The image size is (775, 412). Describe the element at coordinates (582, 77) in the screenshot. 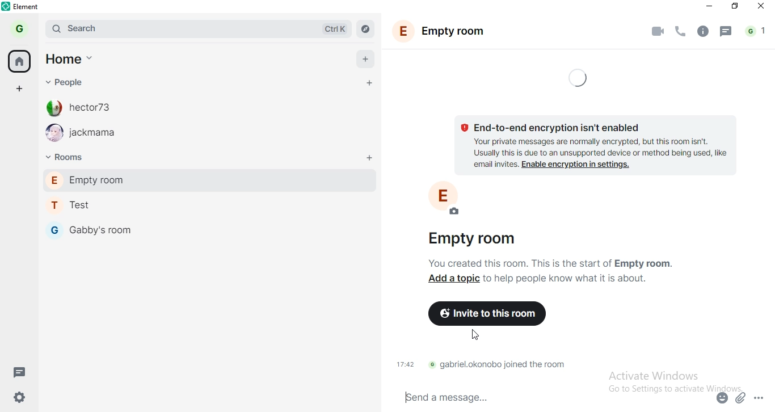

I see `loading` at that location.